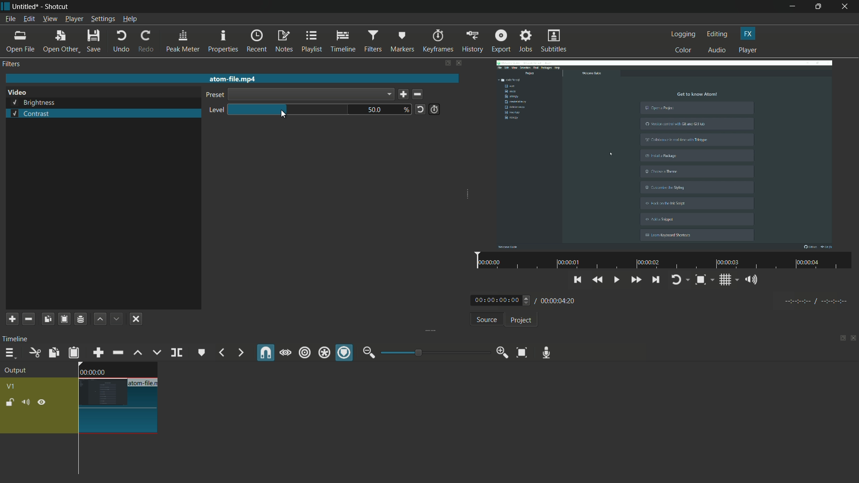  What do you see at coordinates (438, 41) in the screenshot?
I see `keyframes` at bounding box center [438, 41].